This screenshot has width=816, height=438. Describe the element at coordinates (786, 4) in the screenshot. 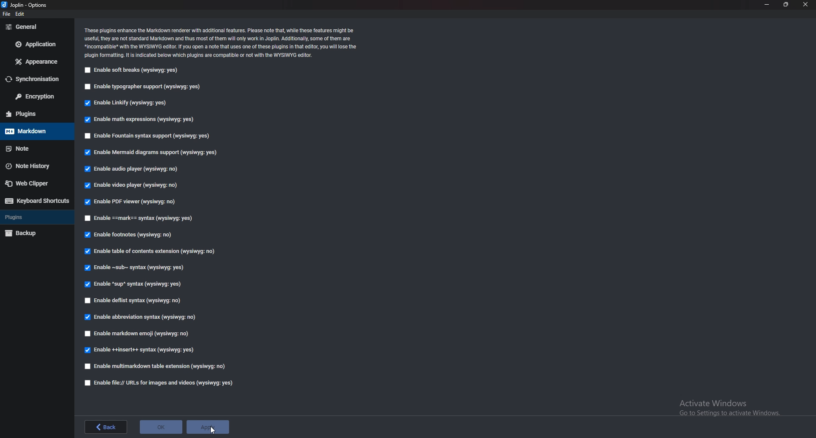

I see `resize` at that location.